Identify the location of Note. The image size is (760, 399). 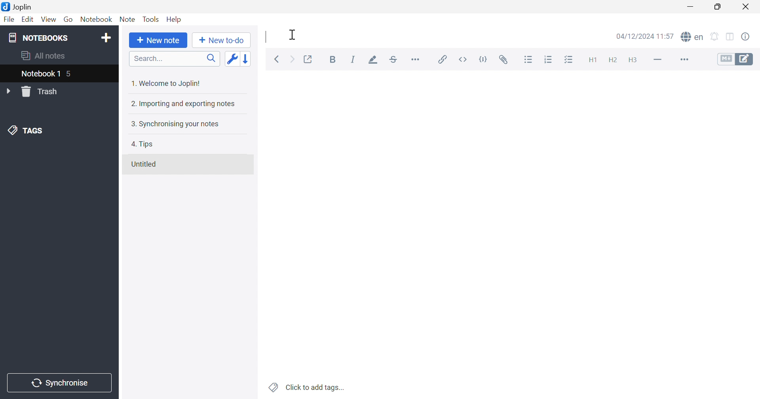
(127, 20).